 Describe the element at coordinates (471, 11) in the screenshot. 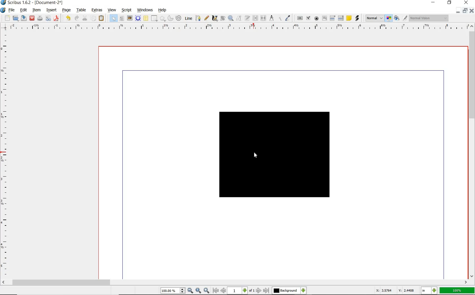

I see `CLOSE` at that location.